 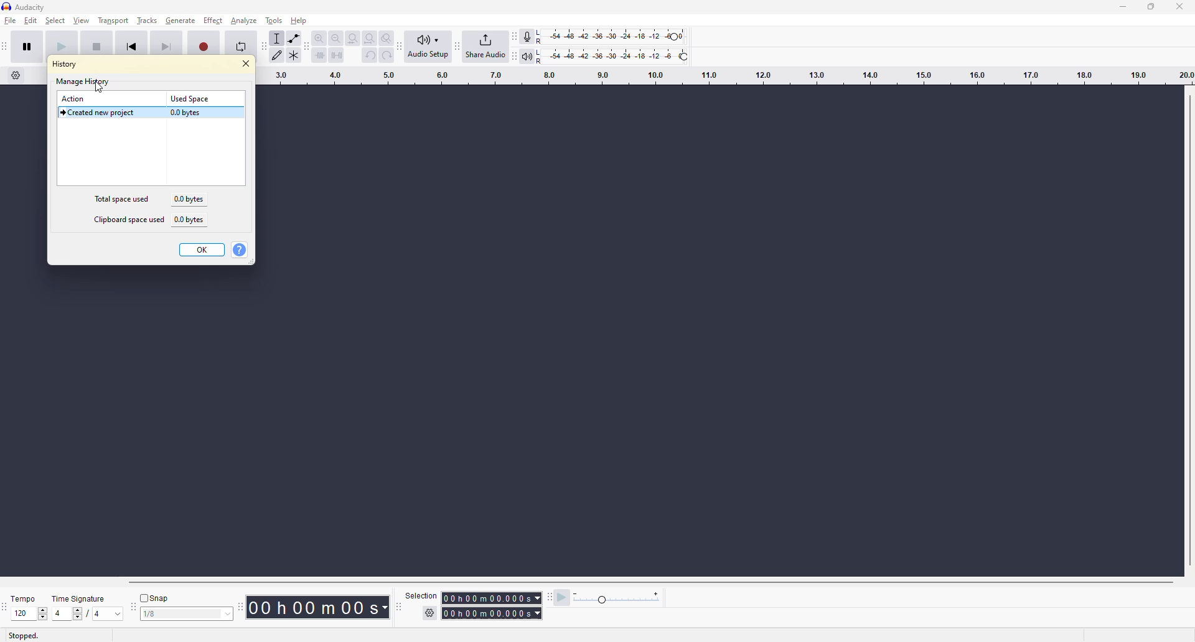 I want to click on value, so click(x=27, y=615).